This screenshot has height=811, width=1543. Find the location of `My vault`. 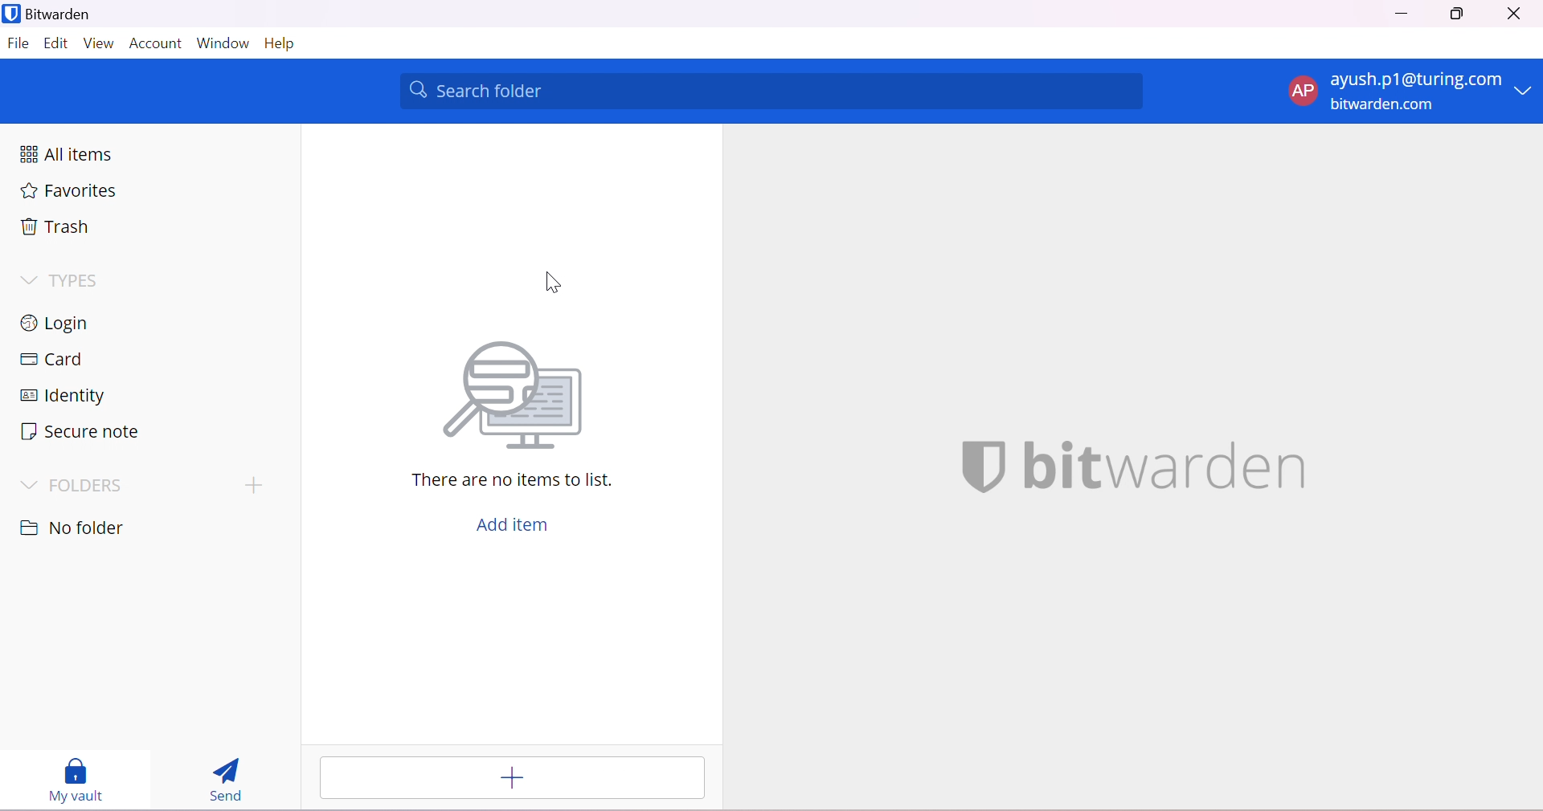

My vault is located at coordinates (80, 780).